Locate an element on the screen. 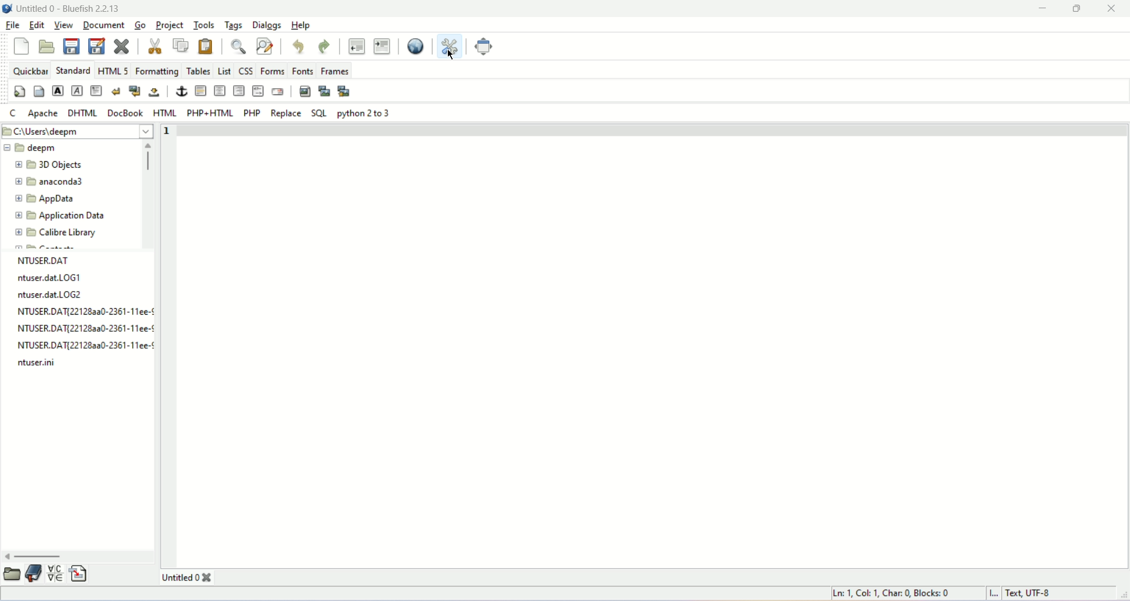 This screenshot has width=1130, height=601. paragraph is located at coordinates (95, 91).